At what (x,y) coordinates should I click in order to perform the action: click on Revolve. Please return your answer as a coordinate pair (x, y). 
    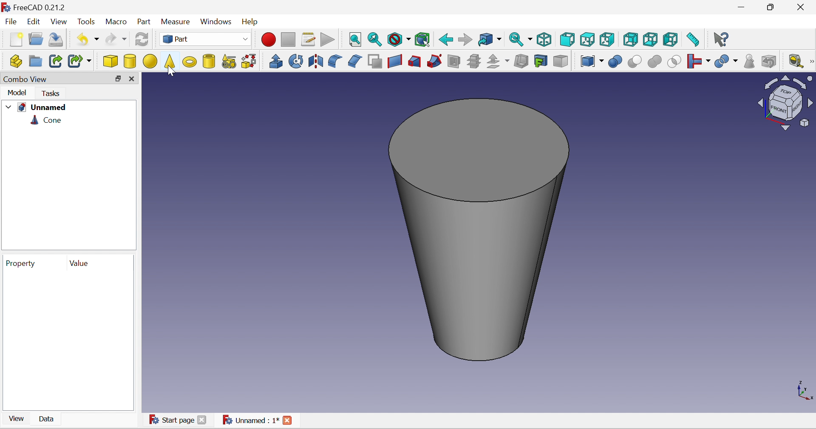
    Looking at the image, I should click on (296, 61).